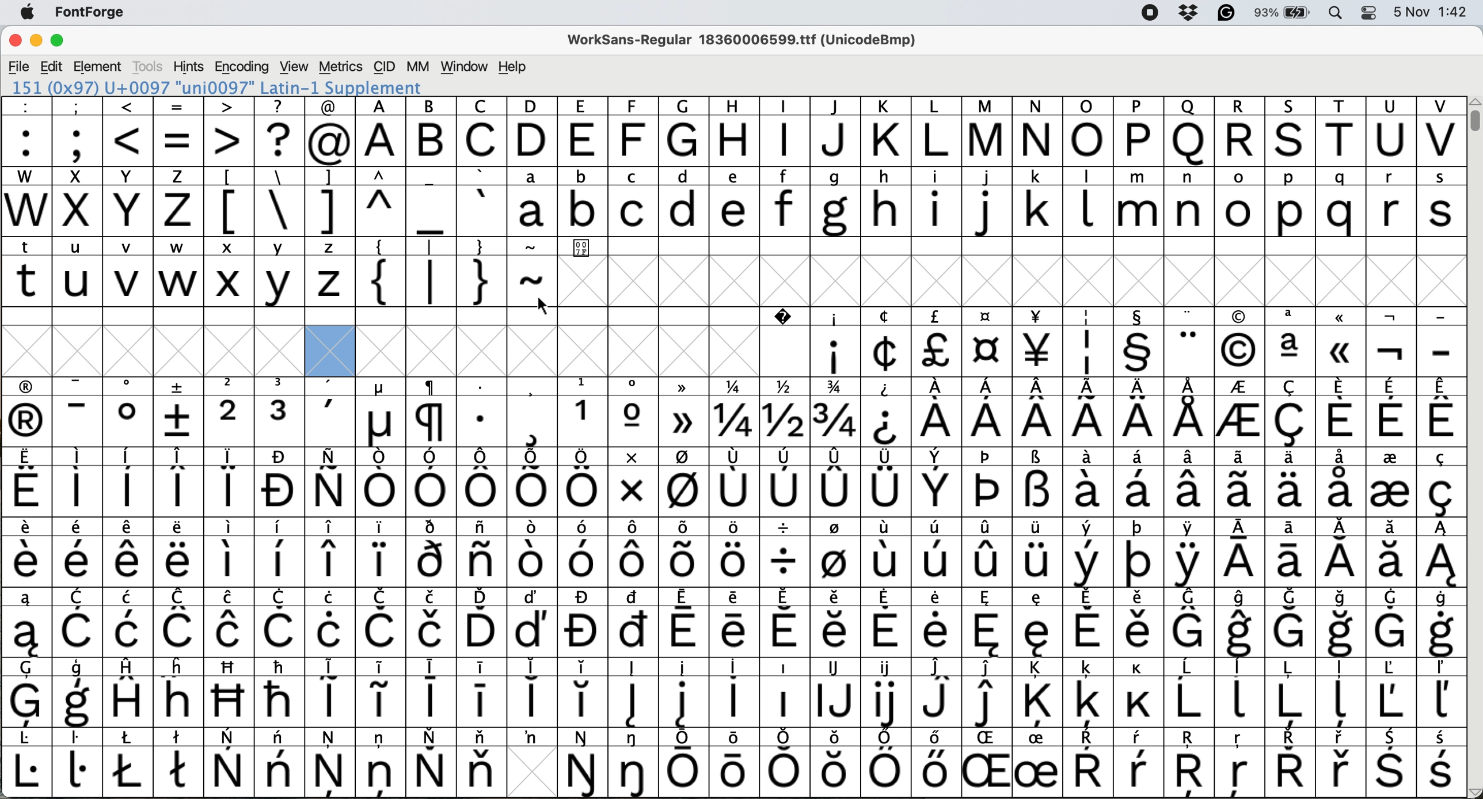  I want to click on symbol, so click(937, 413).